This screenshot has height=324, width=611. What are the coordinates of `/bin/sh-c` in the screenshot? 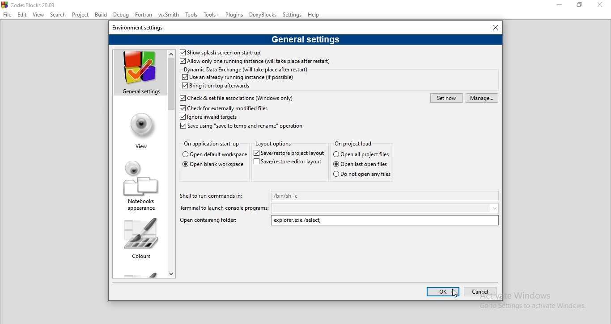 It's located at (386, 196).